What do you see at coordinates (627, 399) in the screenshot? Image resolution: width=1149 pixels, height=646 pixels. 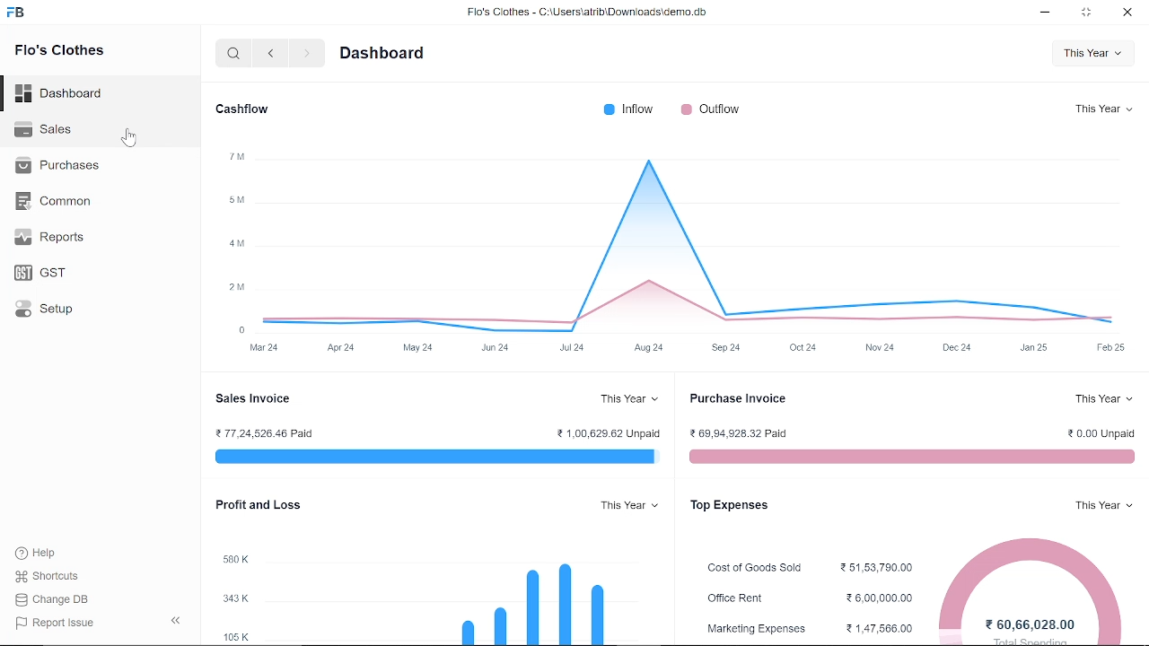 I see `This Year v` at bounding box center [627, 399].